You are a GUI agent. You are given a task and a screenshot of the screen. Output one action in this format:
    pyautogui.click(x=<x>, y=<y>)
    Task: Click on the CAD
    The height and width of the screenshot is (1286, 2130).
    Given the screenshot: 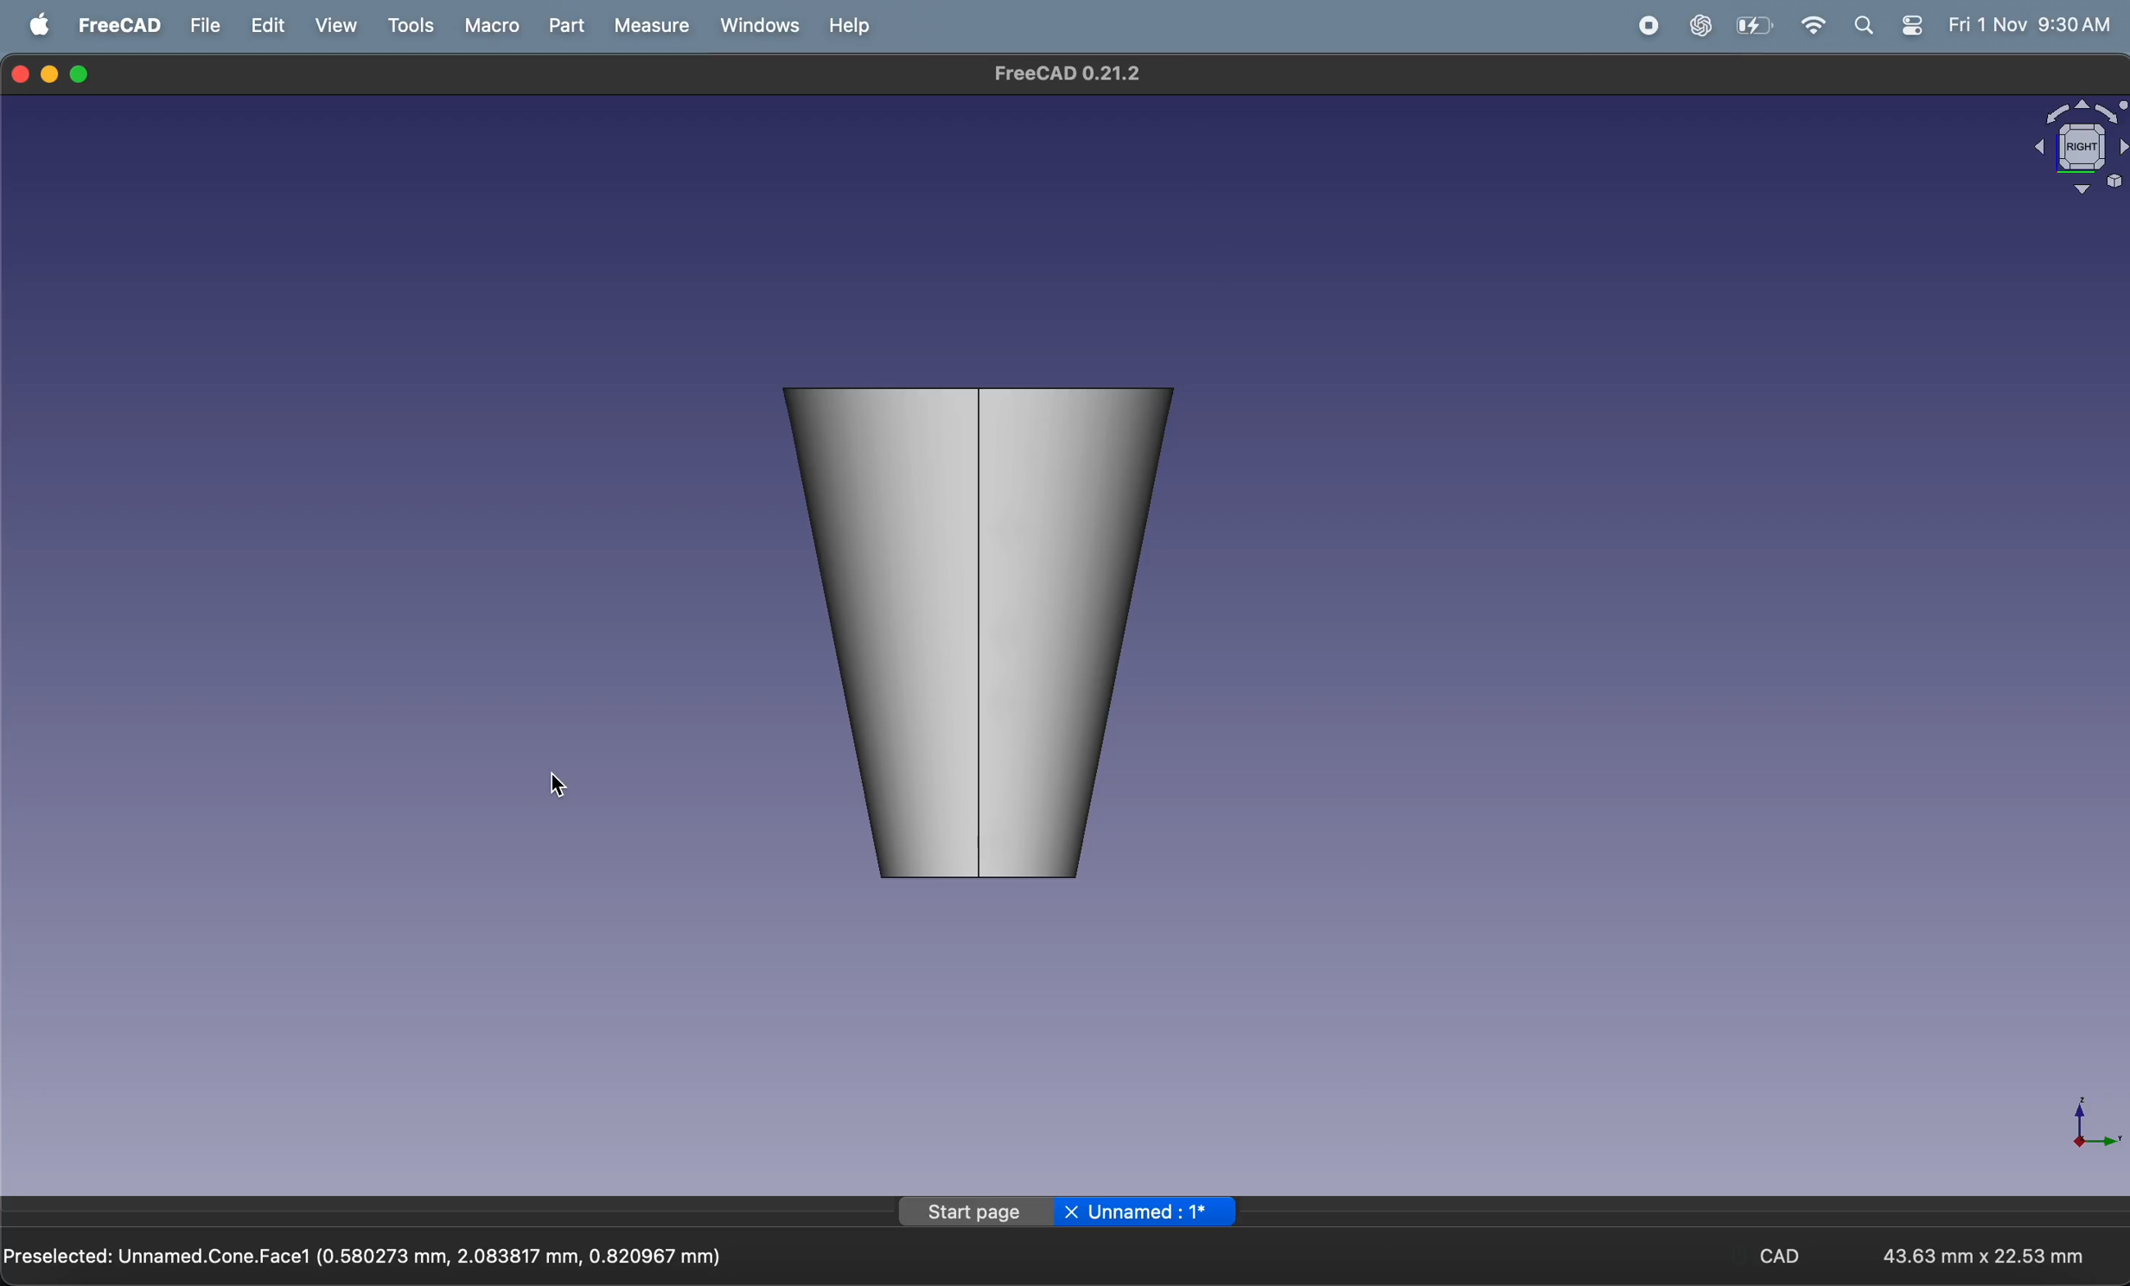 What is the action you would take?
    pyautogui.click(x=1794, y=1254)
    